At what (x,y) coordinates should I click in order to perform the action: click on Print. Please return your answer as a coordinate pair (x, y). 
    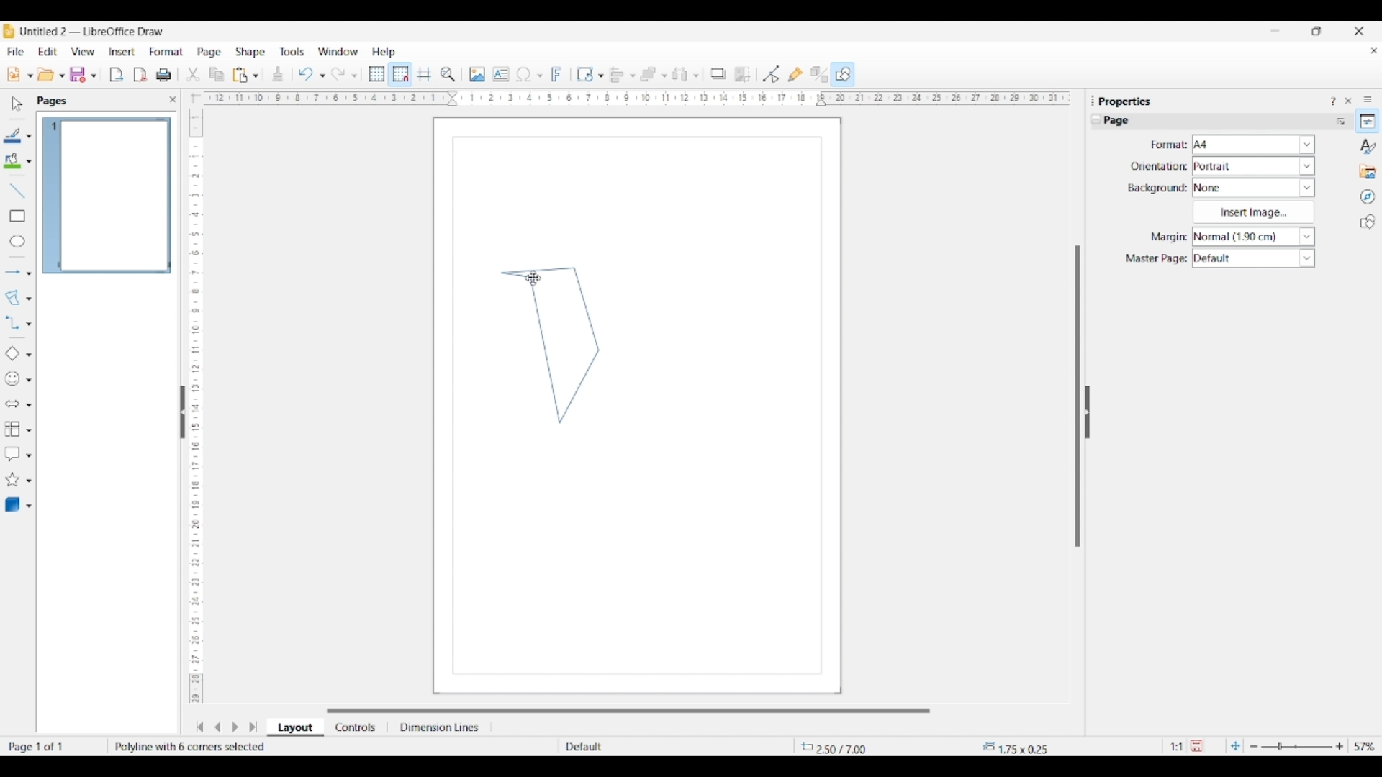
    Looking at the image, I should click on (163, 75).